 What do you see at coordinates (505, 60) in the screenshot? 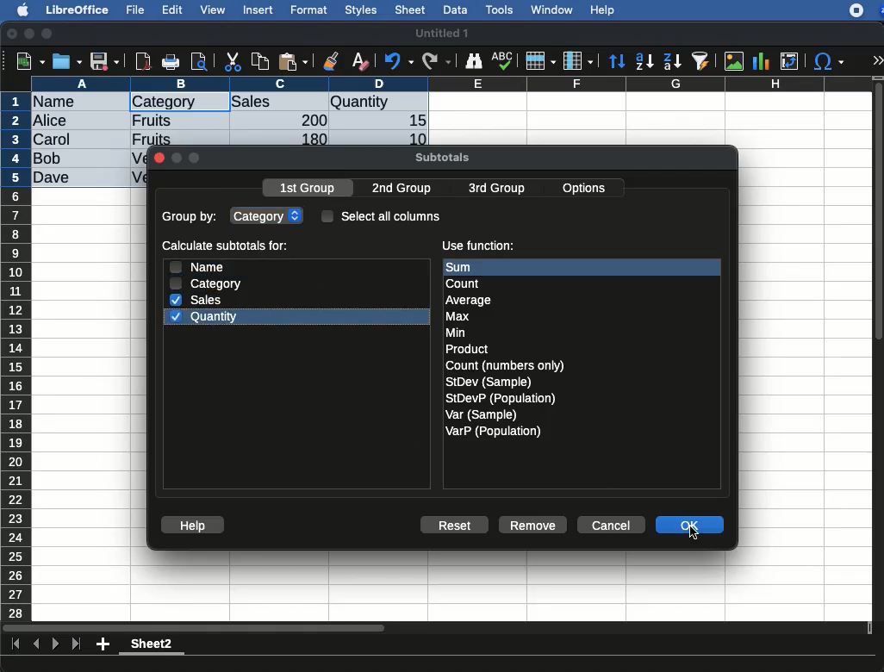
I see `spell check` at bounding box center [505, 60].